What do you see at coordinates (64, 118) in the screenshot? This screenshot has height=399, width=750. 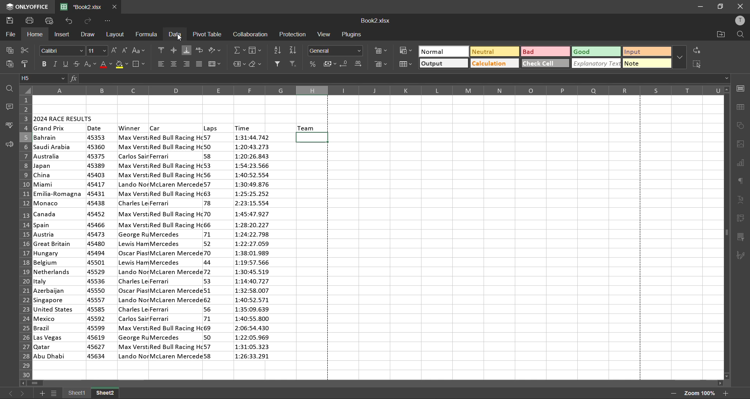 I see `2024 race results` at bounding box center [64, 118].